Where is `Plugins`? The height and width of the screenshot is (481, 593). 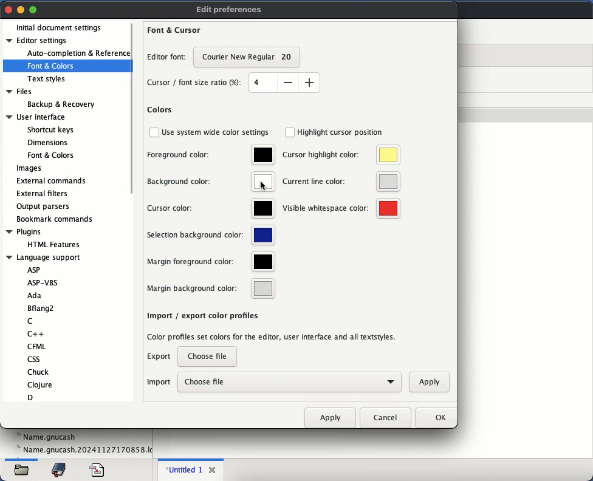
Plugins is located at coordinates (24, 231).